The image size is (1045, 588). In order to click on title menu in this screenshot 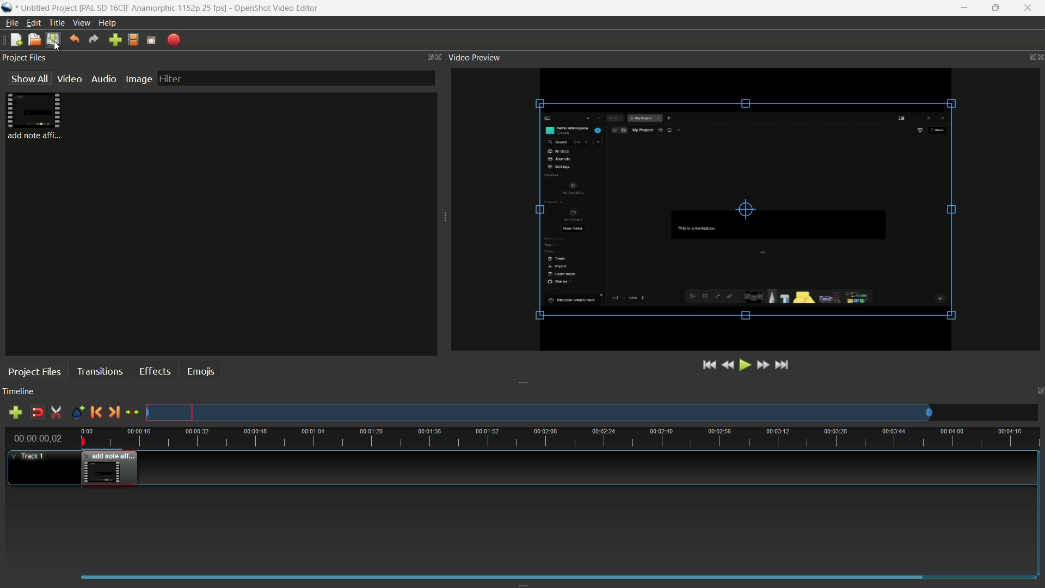, I will do `click(57, 22)`.